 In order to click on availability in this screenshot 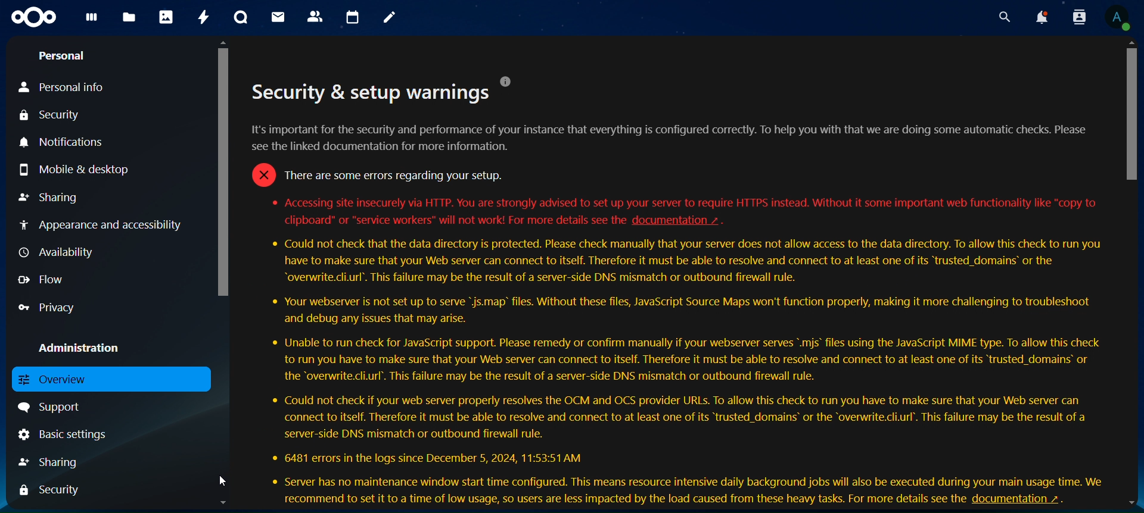, I will do `click(58, 253)`.